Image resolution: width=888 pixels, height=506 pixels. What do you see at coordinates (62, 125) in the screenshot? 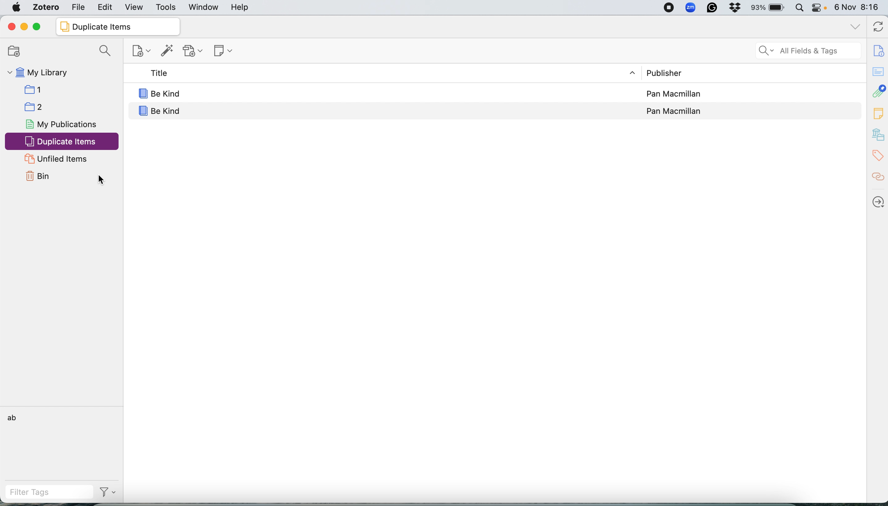
I see `my publications` at bounding box center [62, 125].